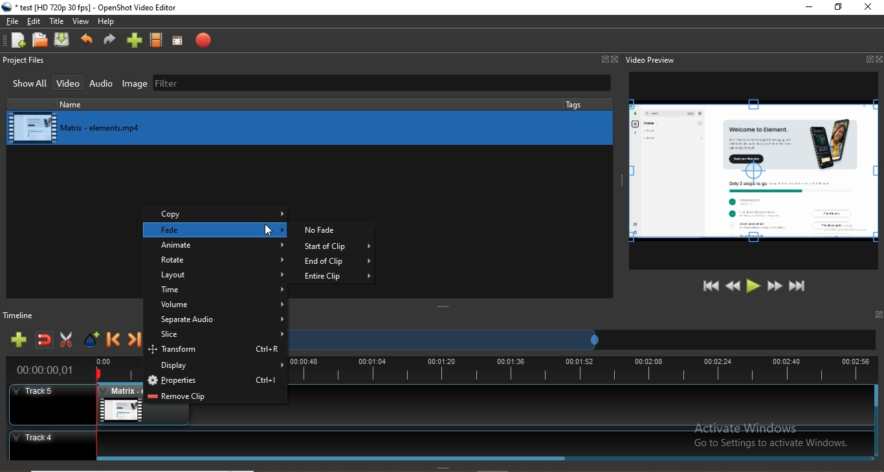 This screenshot has height=472, width=884. What do you see at coordinates (879, 59) in the screenshot?
I see `Close` at bounding box center [879, 59].